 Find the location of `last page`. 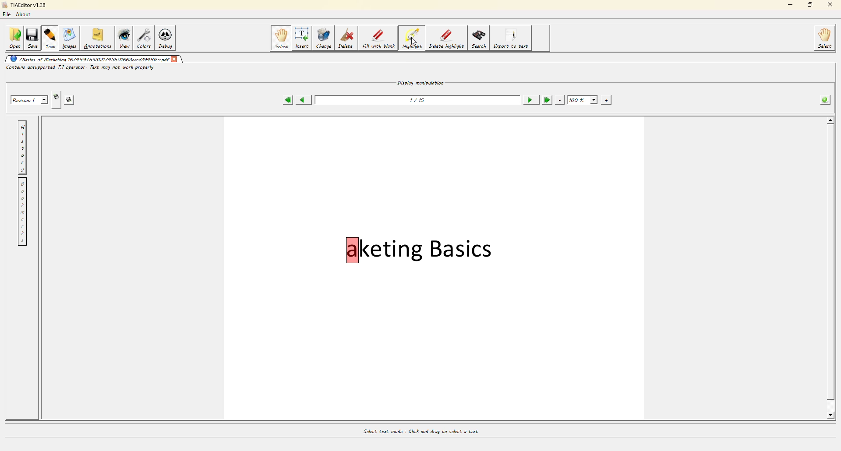

last page is located at coordinates (546, 99).